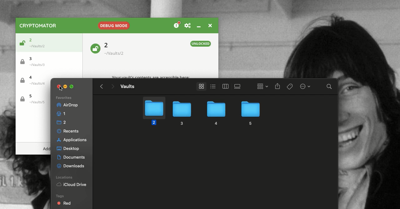 The width and height of the screenshot is (400, 209). What do you see at coordinates (32, 99) in the screenshot?
I see `Vault 5` at bounding box center [32, 99].